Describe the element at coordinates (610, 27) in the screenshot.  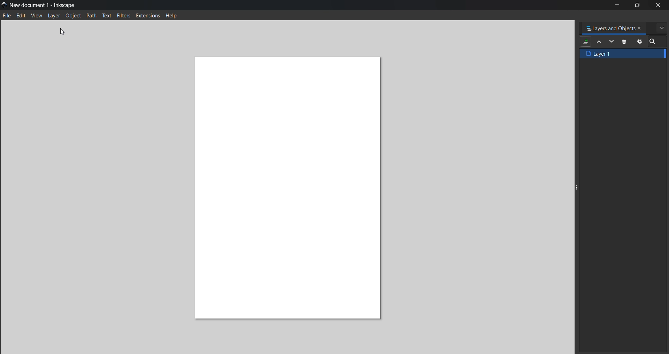
I see `layers and objects tab` at that location.